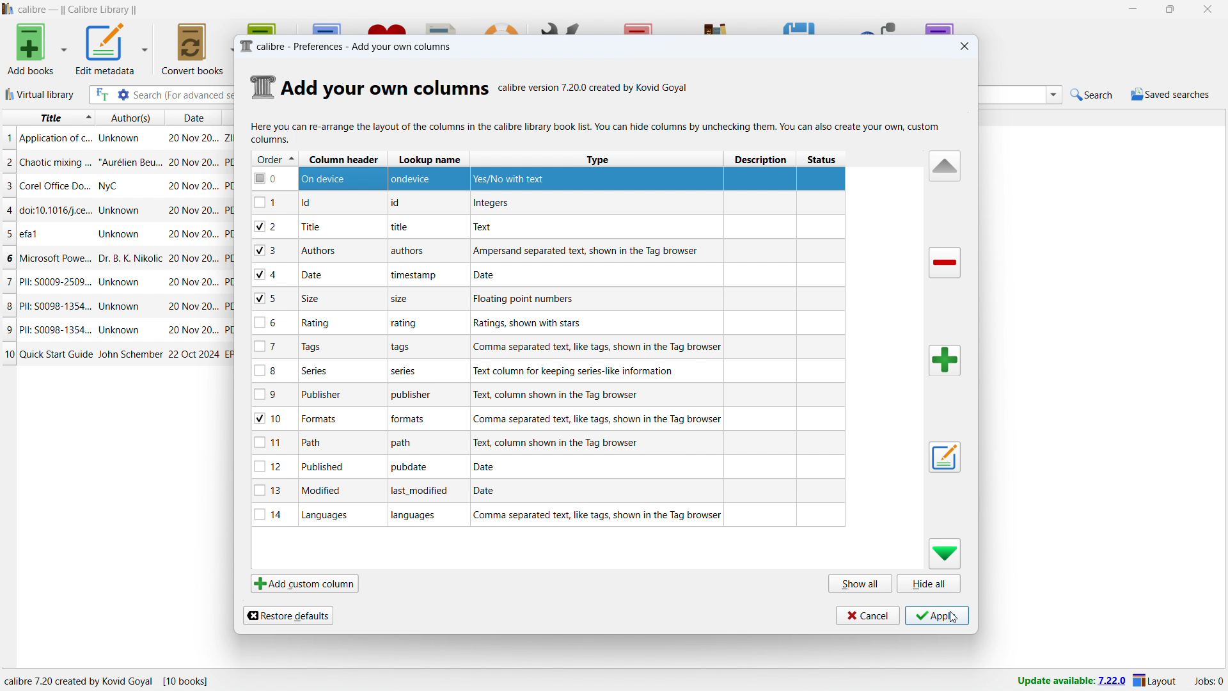 The image size is (1228, 691). What do you see at coordinates (304, 584) in the screenshot?
I see `add custom column` at bounding box center [304, 584].